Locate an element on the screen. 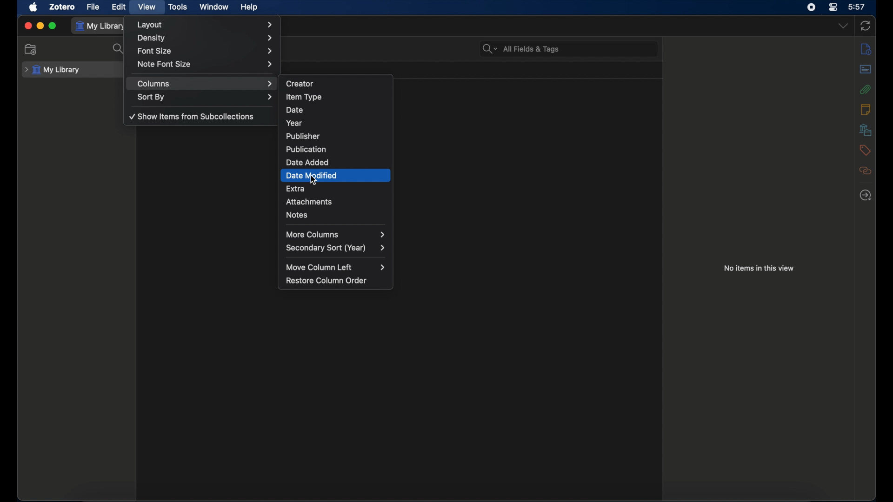  more columns is located at coordinates (335, 234).